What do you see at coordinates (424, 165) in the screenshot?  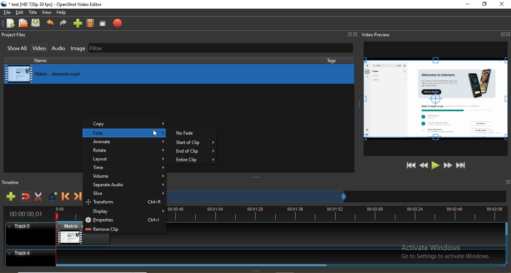 I see `Rewind ` at bounding box center [424, 165].